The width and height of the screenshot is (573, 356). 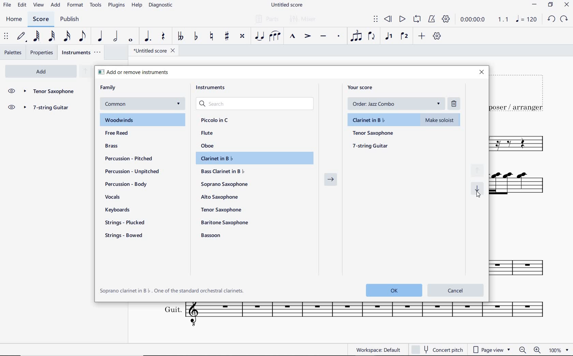 What do you see at coordinates (323, 37) in the screenshot?
I see `TENUTO` at bounding box center [323, 37].